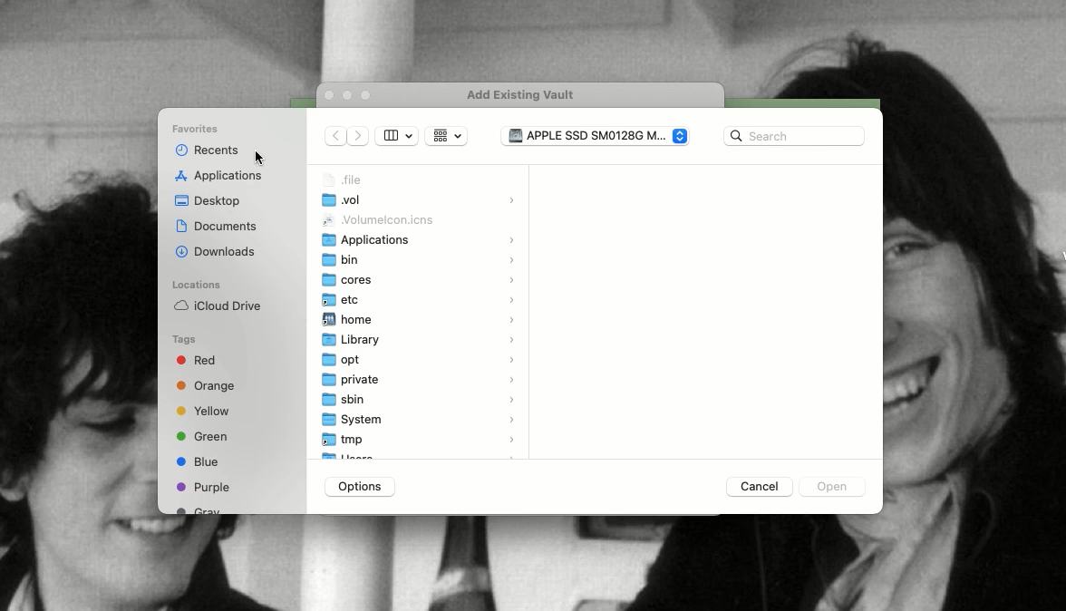 The width and height of the screenshot is (1066, 611). Describe the element at coordinates (419, 340) in the screenshot. I see `Library` at that location.